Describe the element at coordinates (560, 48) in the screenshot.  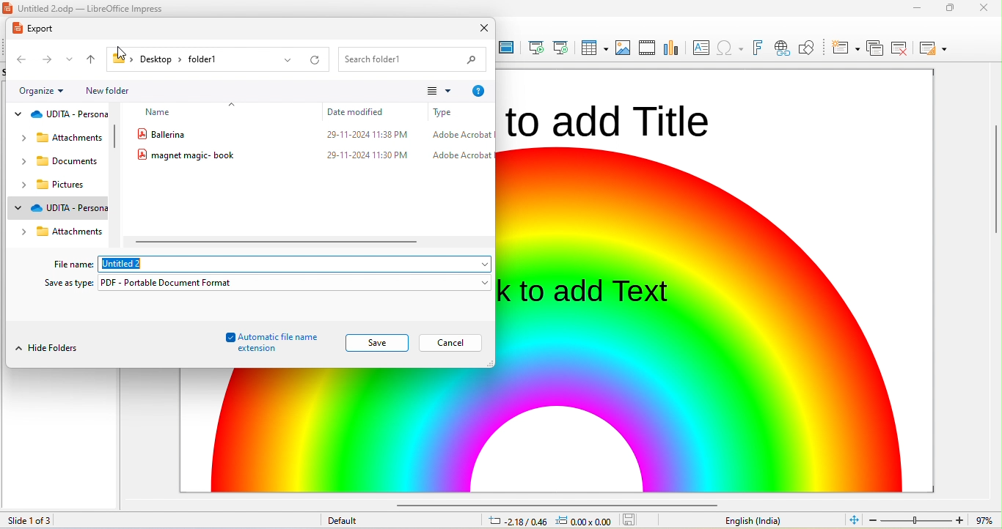
I see `start from current ` at that location.